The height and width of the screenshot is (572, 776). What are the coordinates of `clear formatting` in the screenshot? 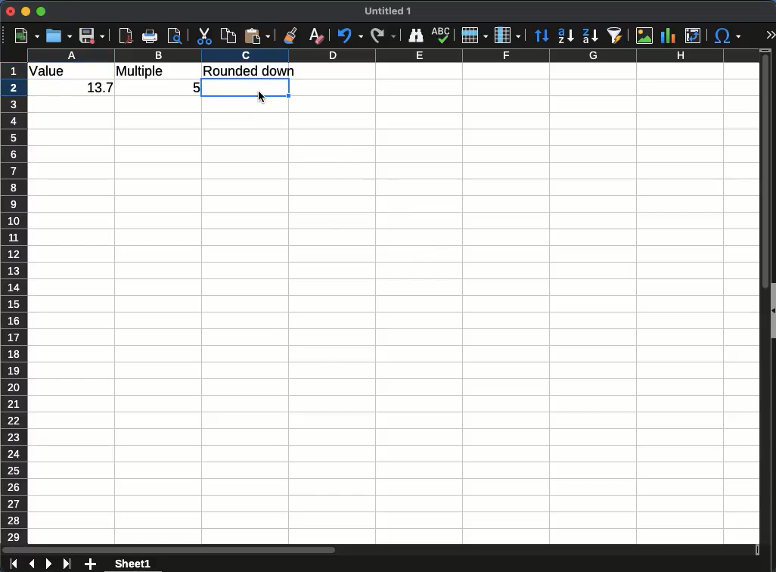 It's located at (318, 36).